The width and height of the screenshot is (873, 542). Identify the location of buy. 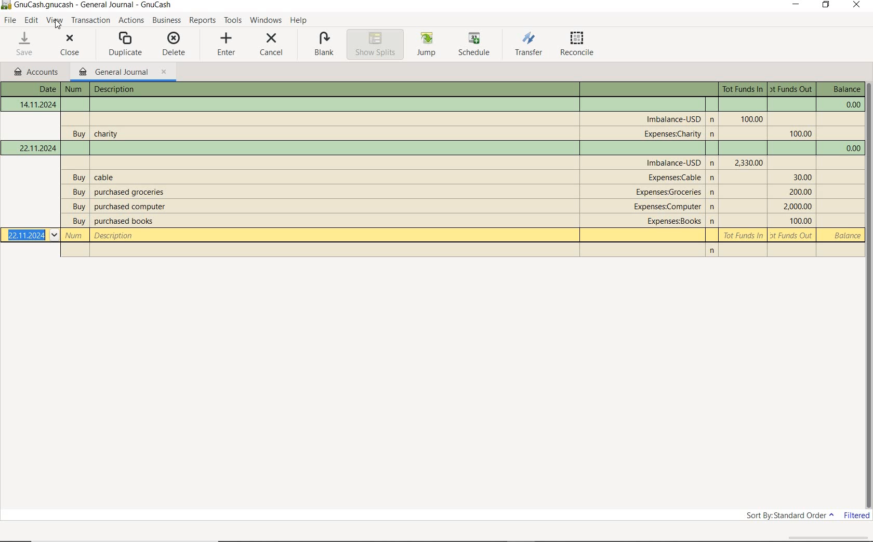
(80, 179).